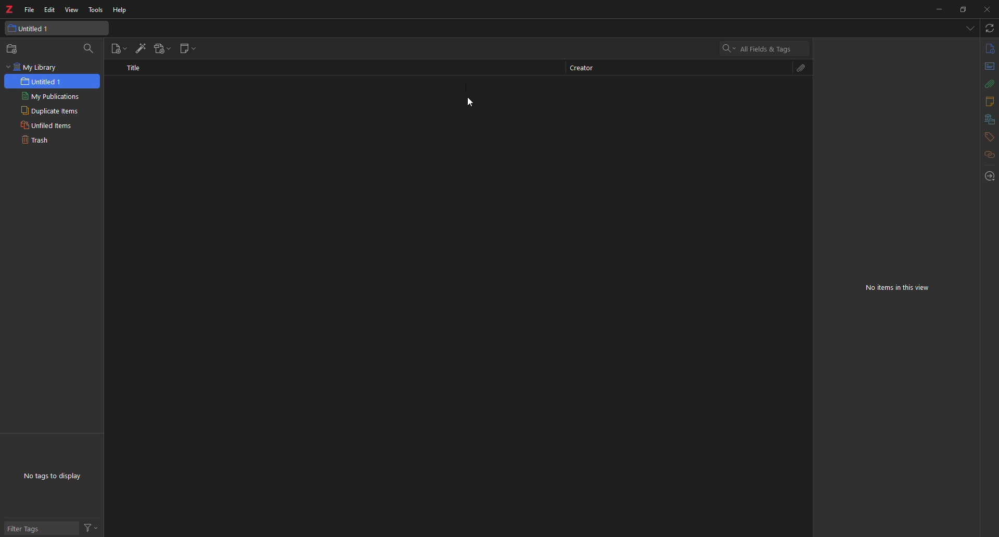 The height and width of the screenshot is (537, 999). Describe the element at coordinates (93, 528) in the screenshot. I see `actions` at that location.